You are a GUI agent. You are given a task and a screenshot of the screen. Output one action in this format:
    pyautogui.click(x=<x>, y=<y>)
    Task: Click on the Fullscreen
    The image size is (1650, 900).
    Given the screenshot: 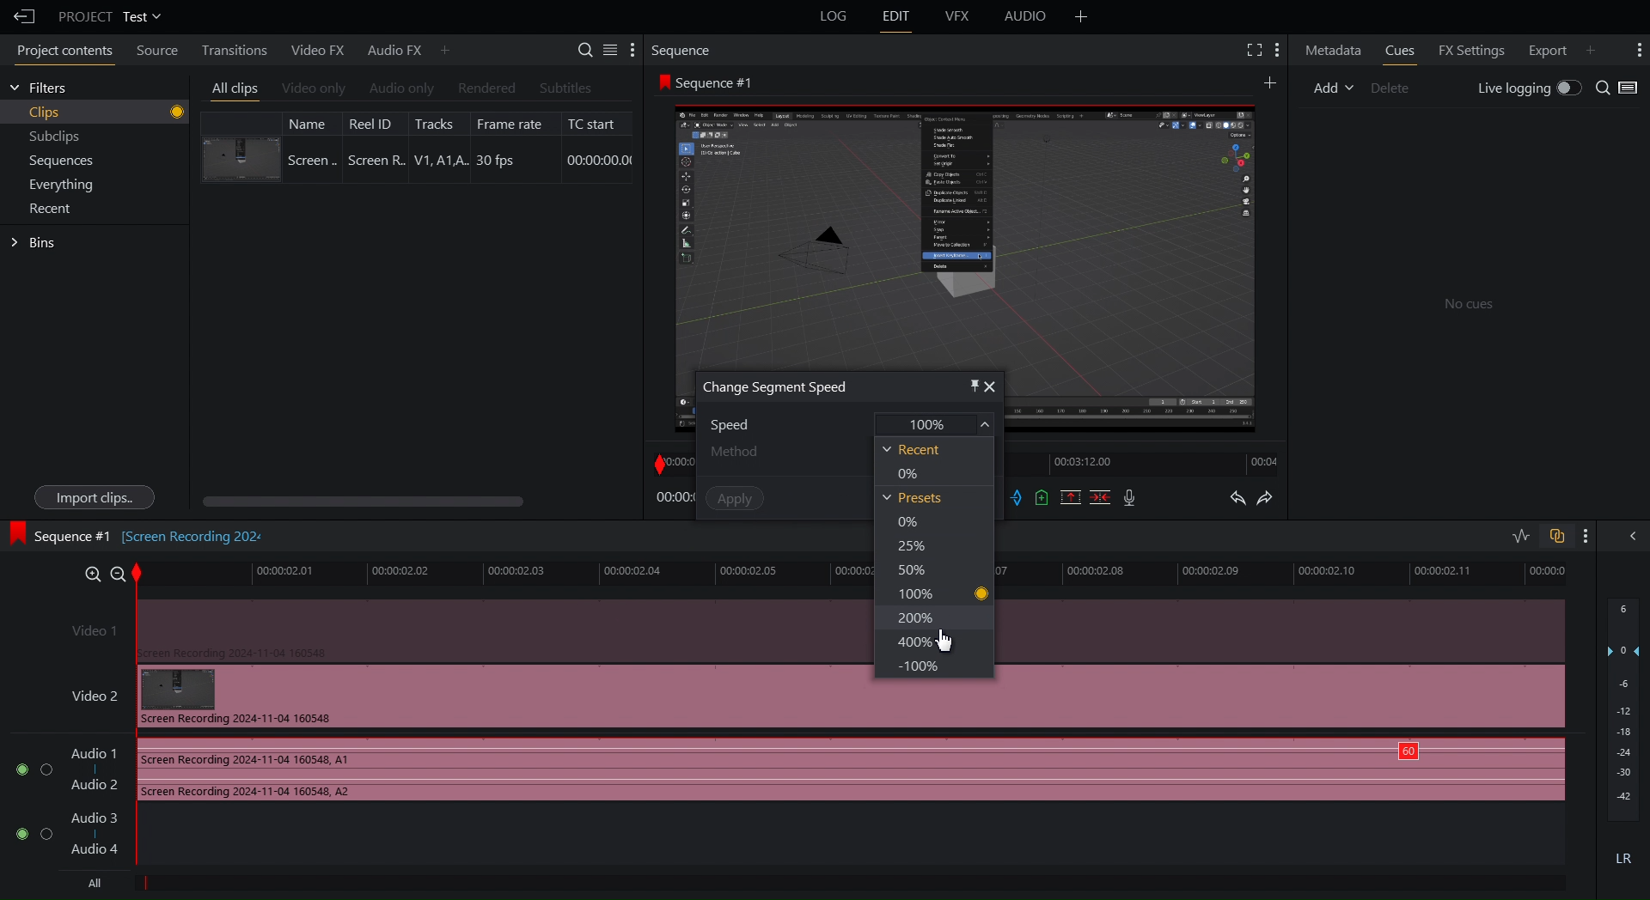 What is the action you would take?
    pyautogui.click(x=1251, y=50)
    